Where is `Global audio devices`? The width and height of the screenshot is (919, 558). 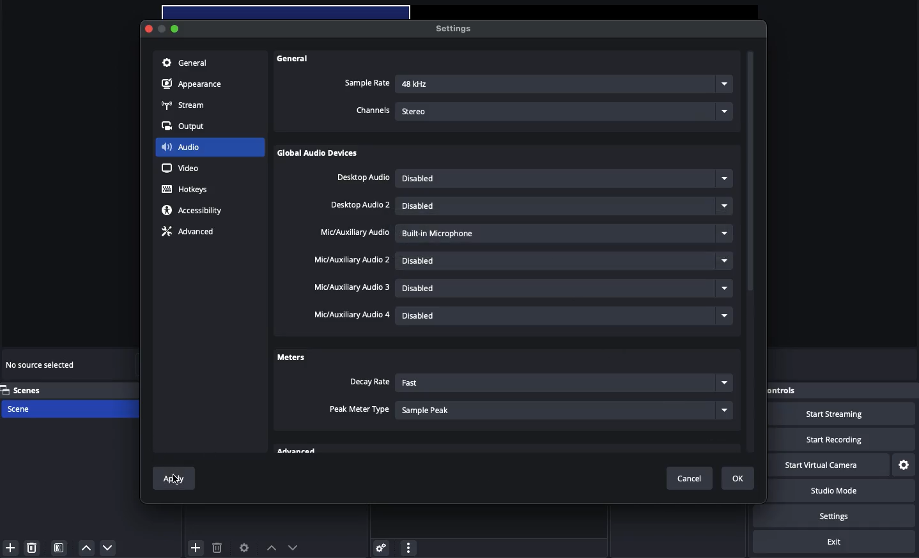 Global audio devices is located at coordinates (320, 155).